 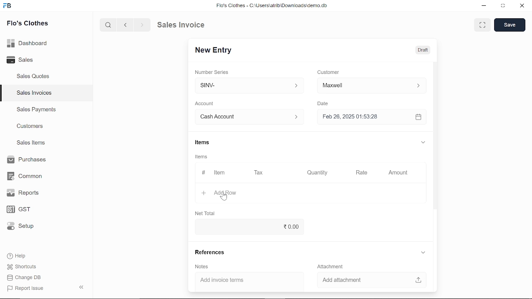 I want to click on Customer, so click(x=372, y=85).